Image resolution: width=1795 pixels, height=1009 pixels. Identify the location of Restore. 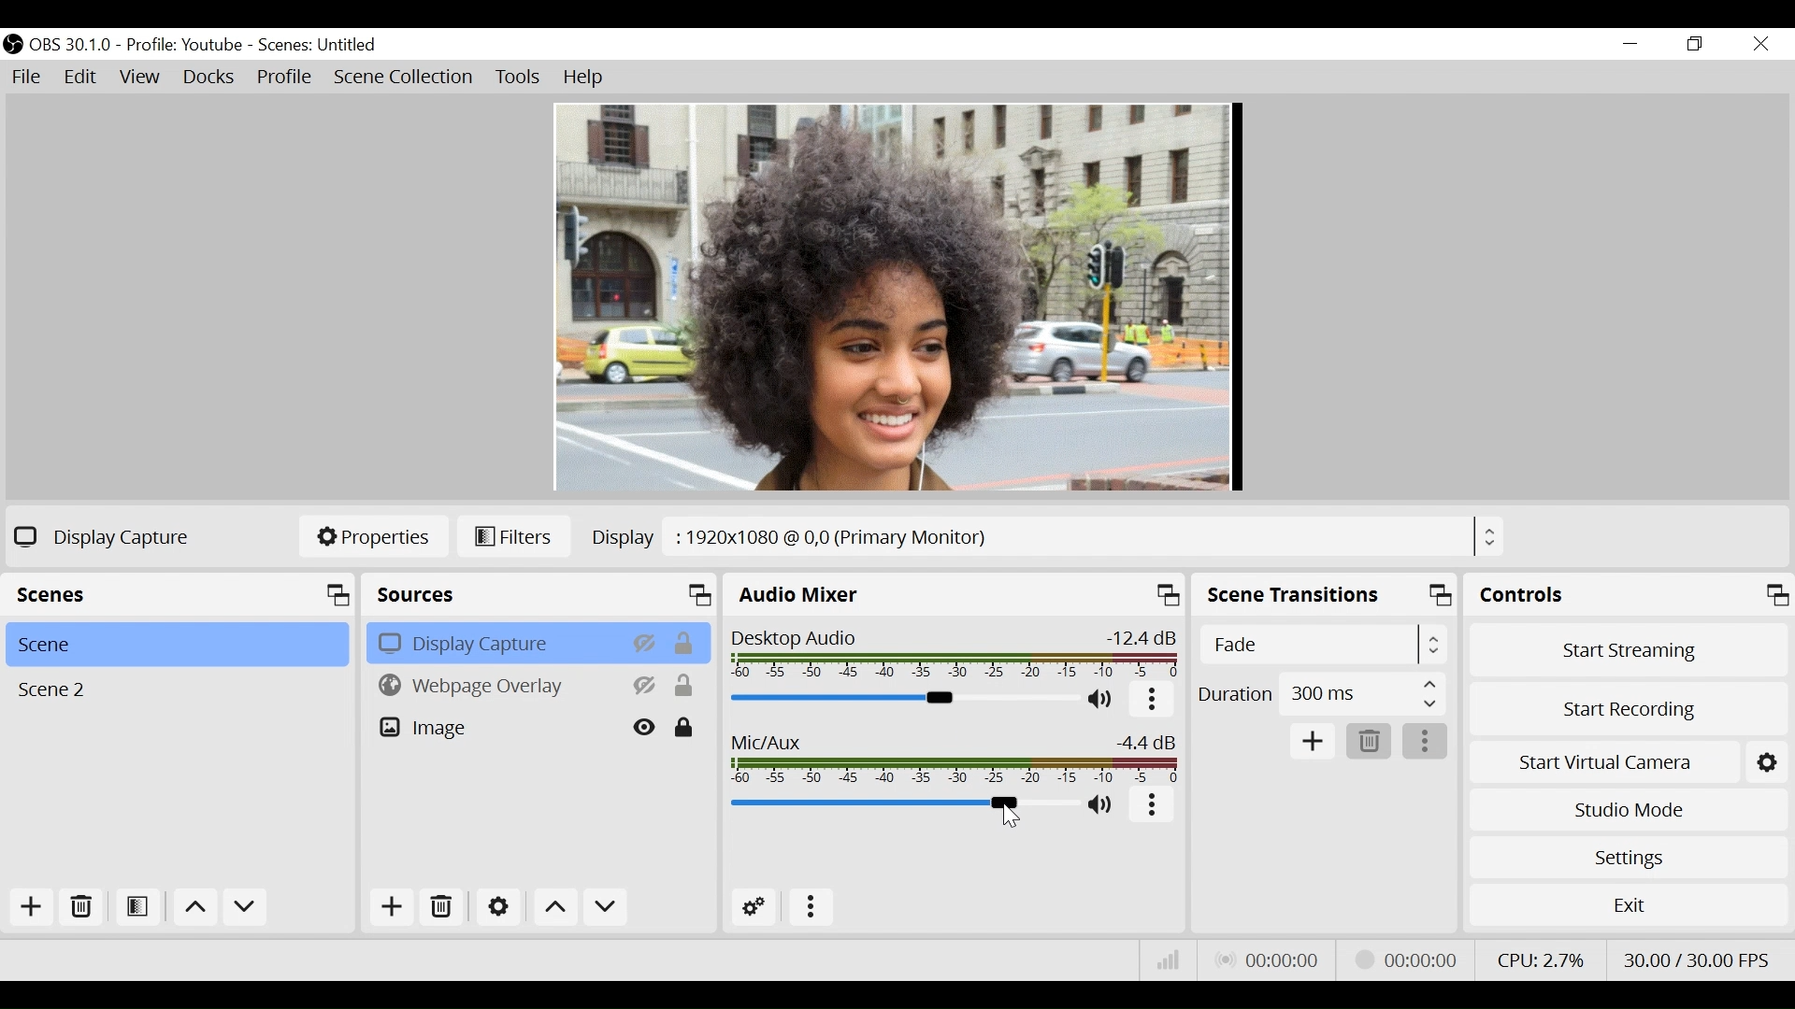
(1693, 43).